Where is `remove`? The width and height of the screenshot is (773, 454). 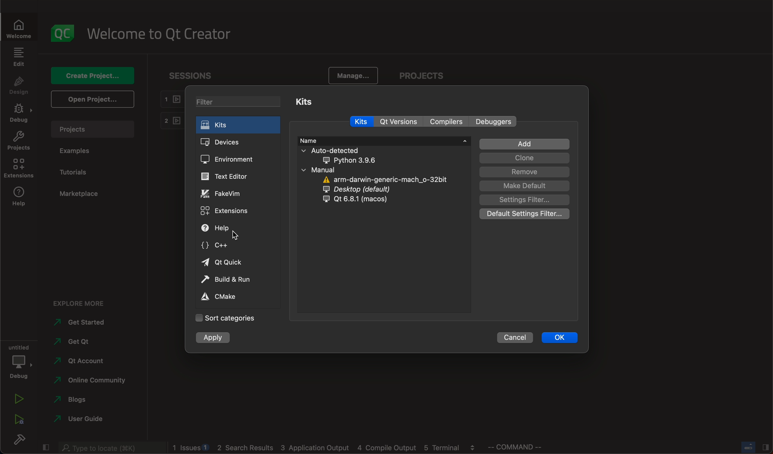 remove is located at coordinates (524, 172).